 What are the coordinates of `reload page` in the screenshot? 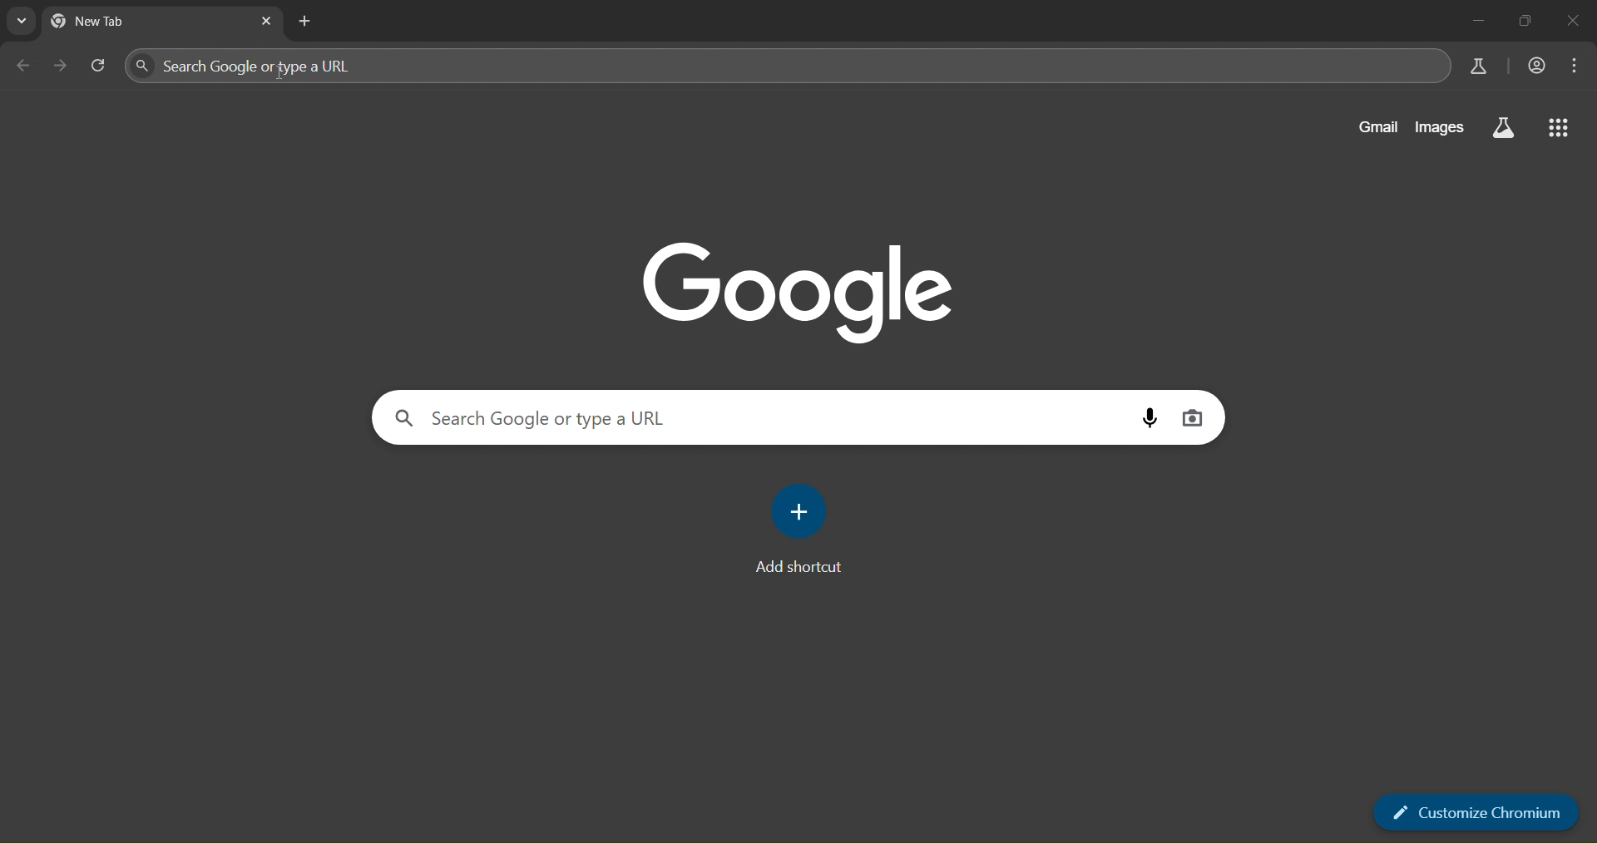 It's located at (98, 63).